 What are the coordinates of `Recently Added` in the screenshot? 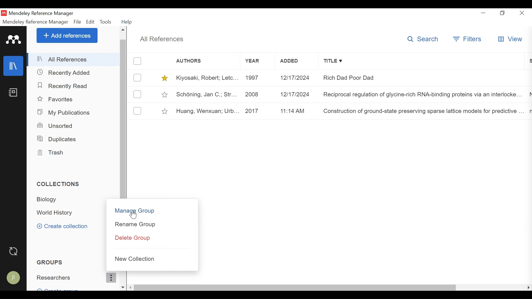 It's located at (65, 73).